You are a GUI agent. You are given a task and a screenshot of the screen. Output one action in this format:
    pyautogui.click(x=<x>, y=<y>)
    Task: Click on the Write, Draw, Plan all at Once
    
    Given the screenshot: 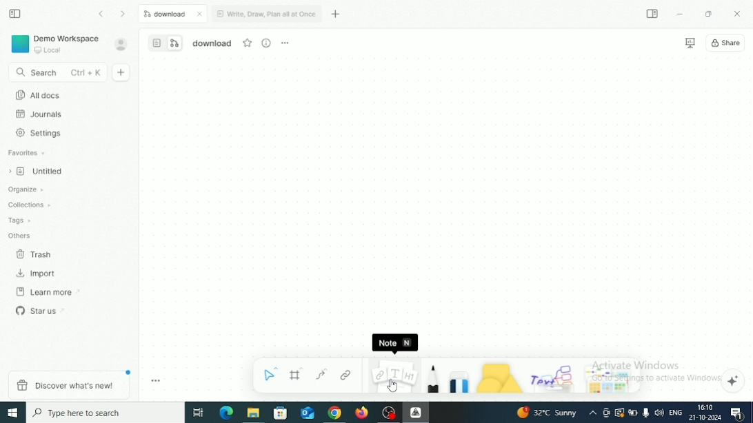 What is the action you would take?
    pyautogui.click(x=266, y=12)
    